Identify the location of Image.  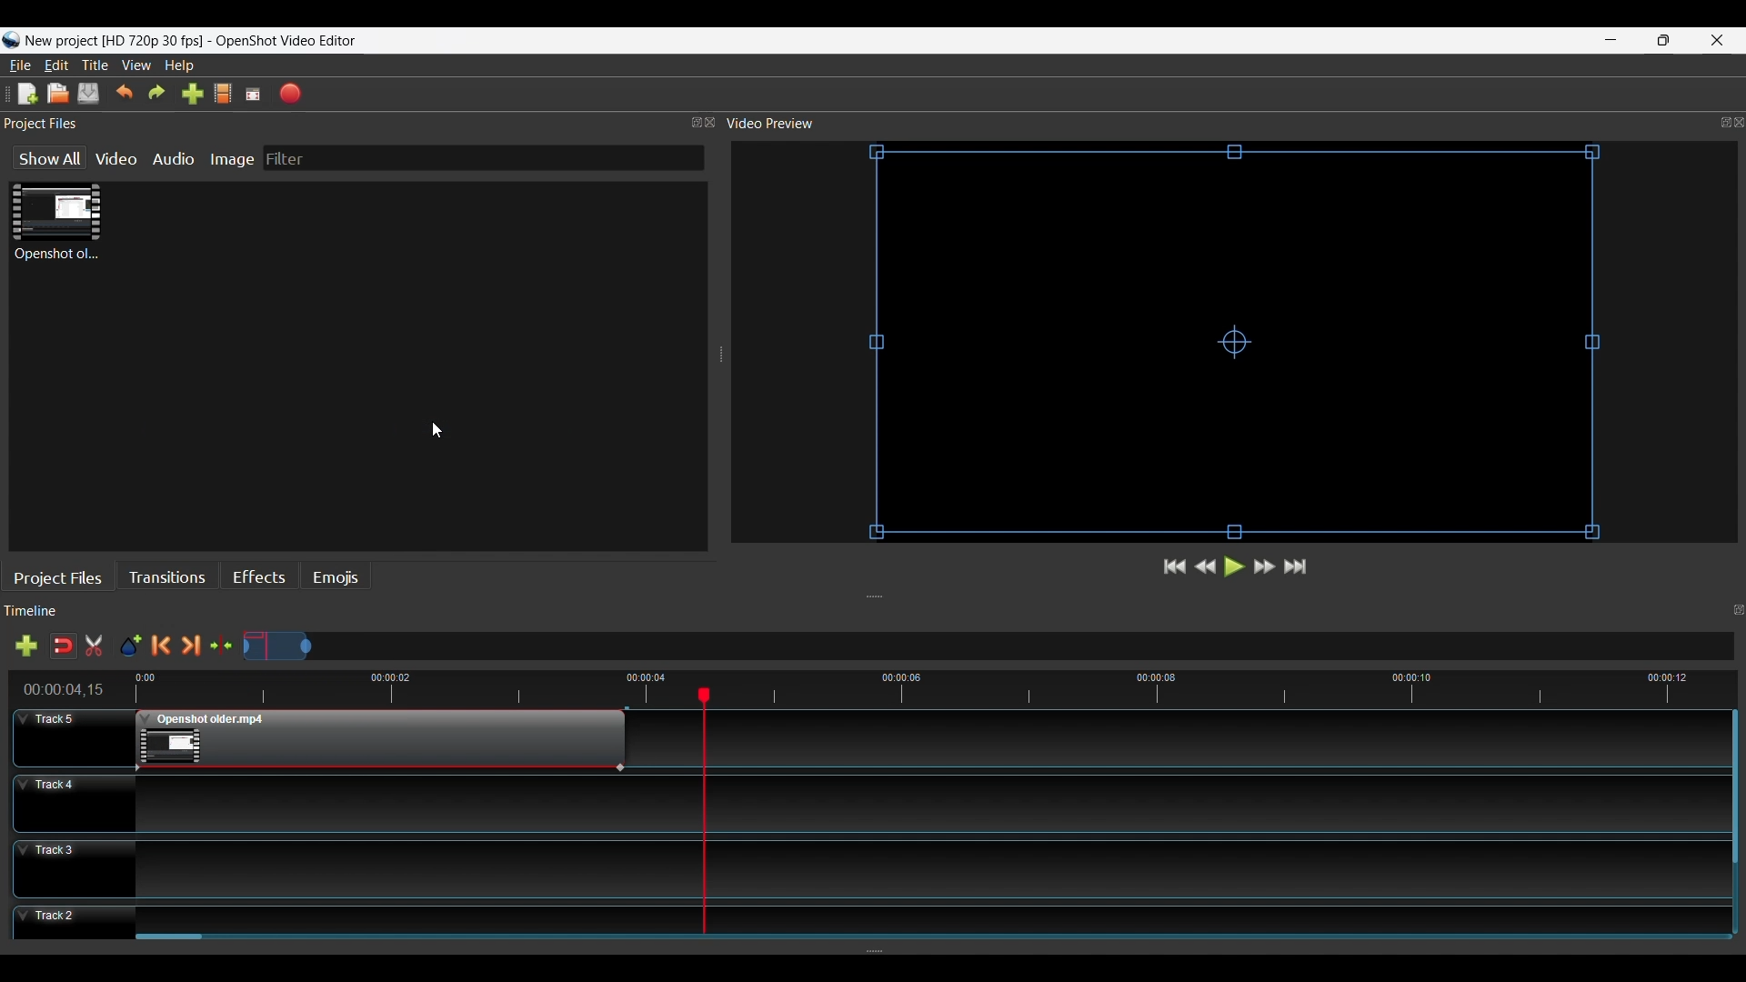
(236, 158).